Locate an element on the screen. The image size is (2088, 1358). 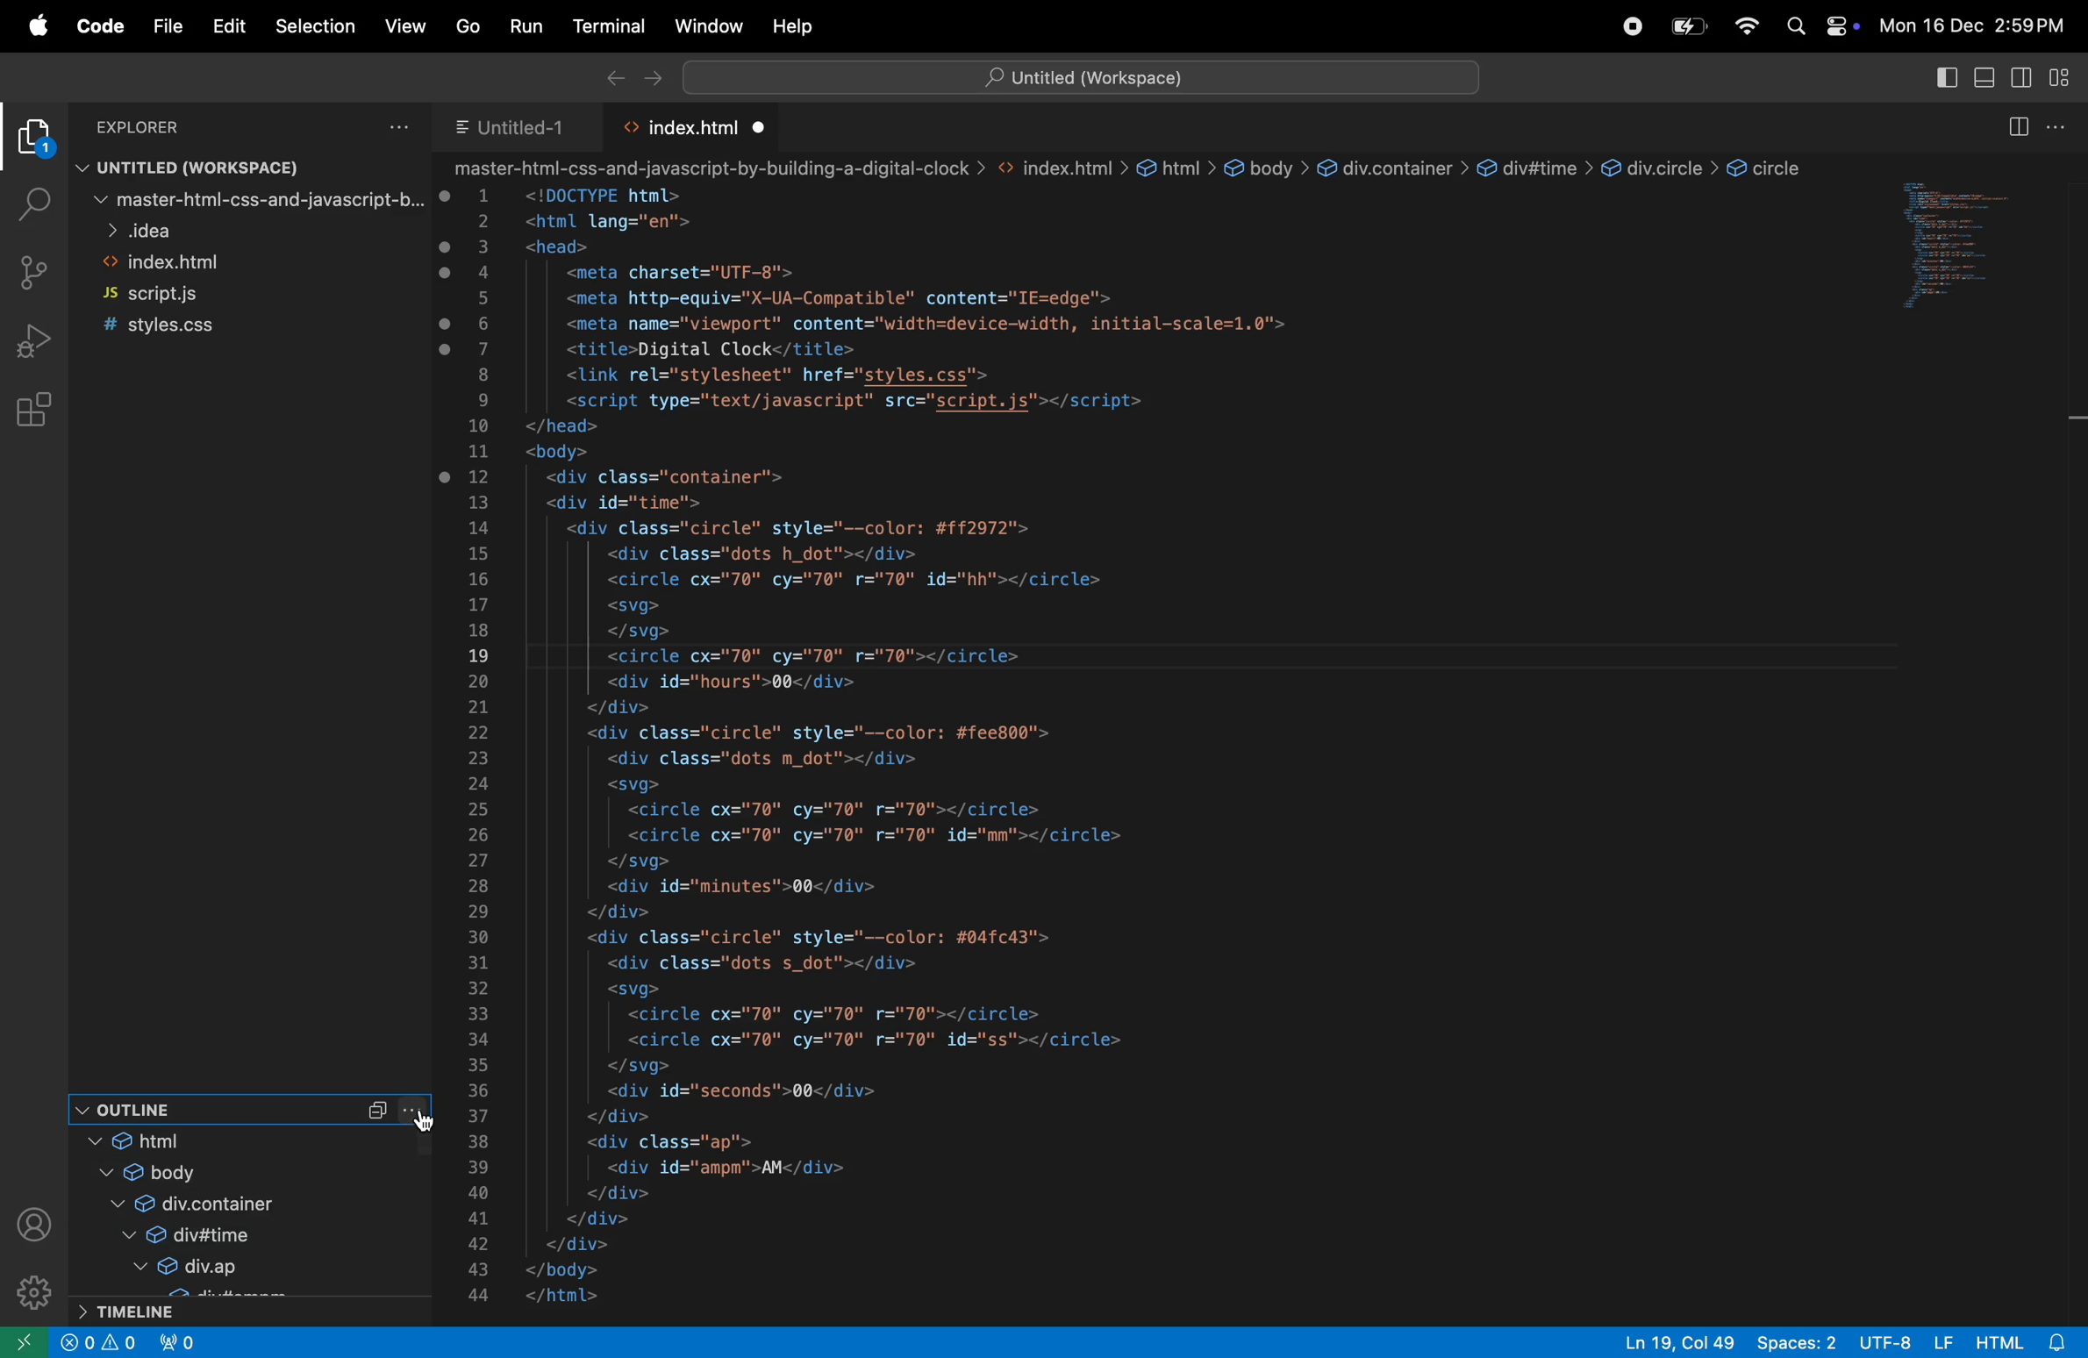
style.css is located at coordinates (183, 327).